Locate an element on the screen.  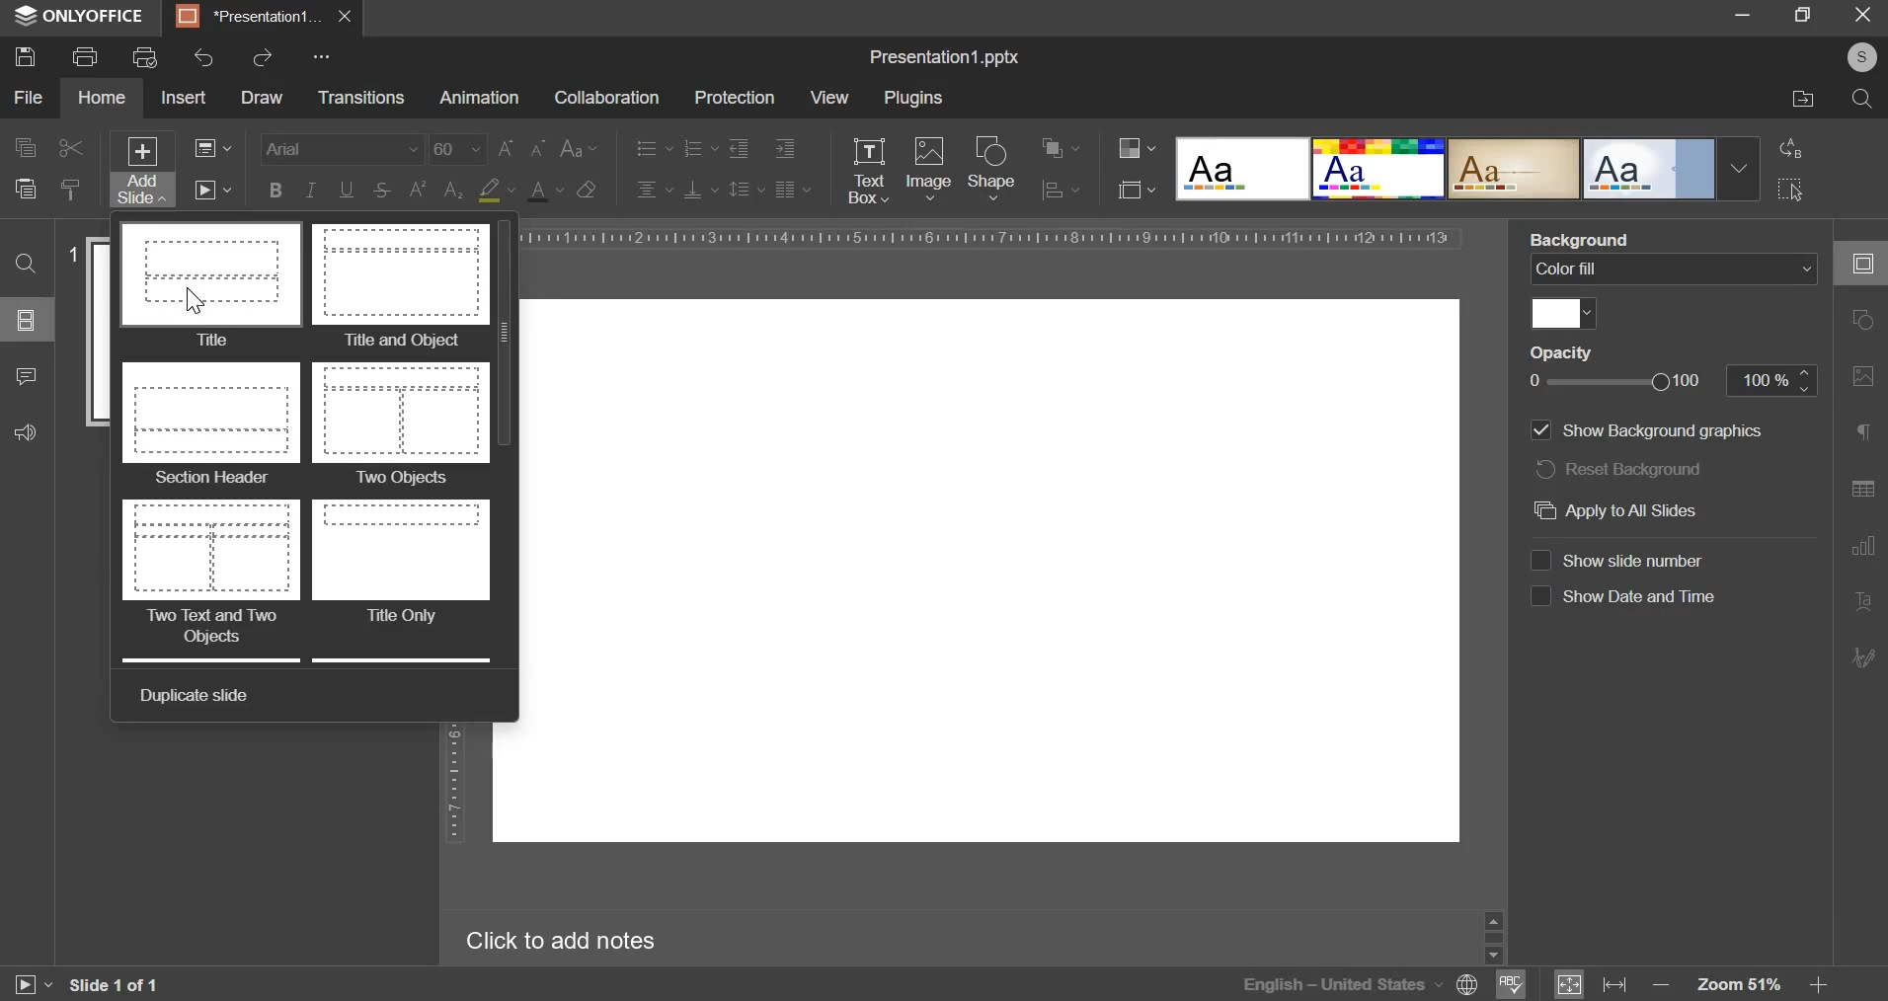
show background graphics is located at coordinates (1646, 429).